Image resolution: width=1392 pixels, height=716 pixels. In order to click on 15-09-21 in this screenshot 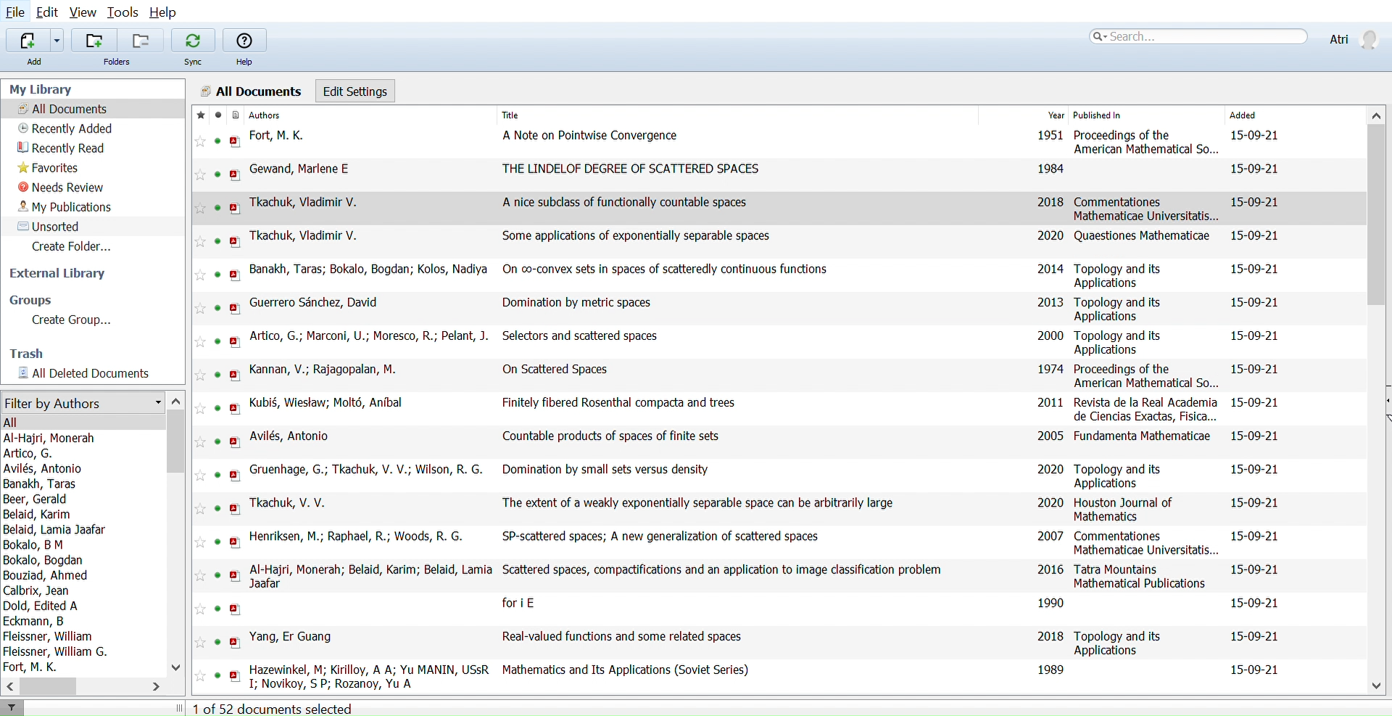, I will do `click(1254, 434)`.